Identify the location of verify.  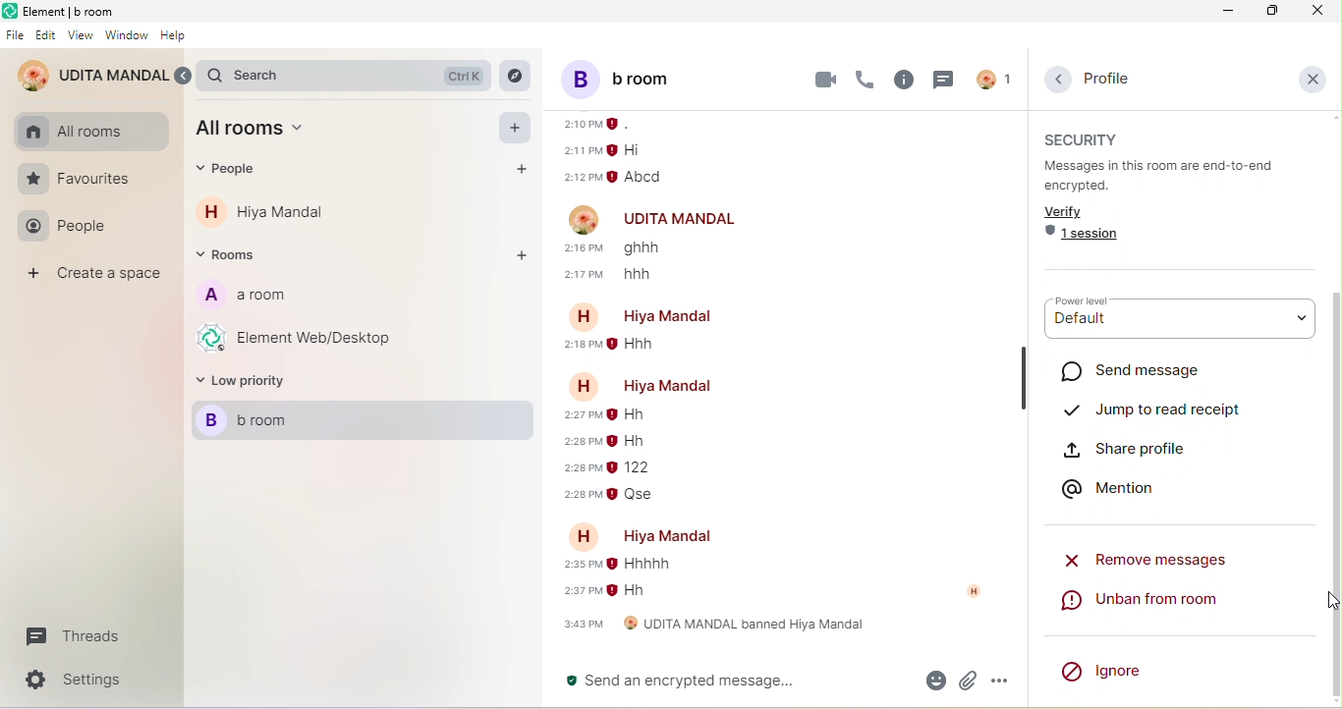
(1070, 212).